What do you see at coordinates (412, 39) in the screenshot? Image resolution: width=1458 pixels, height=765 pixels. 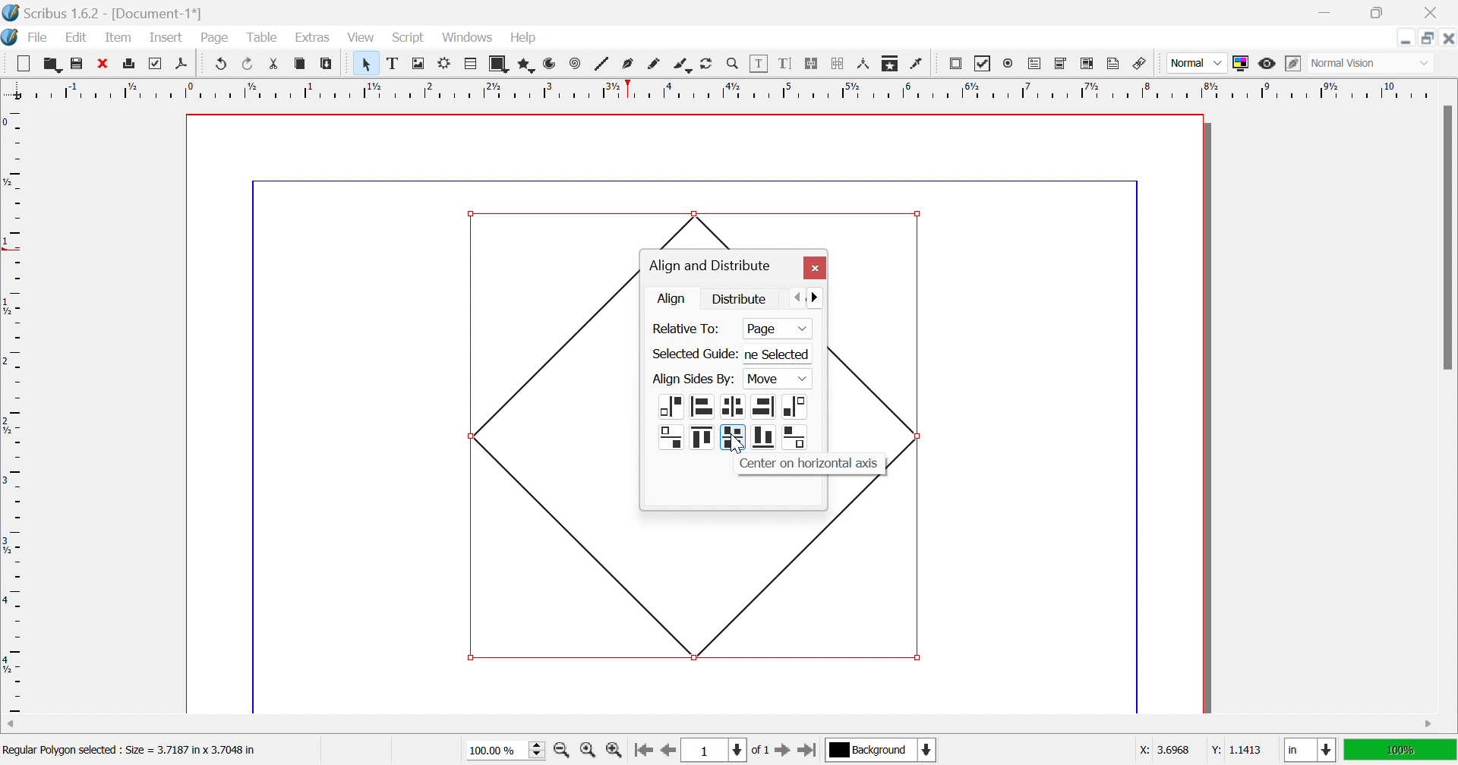 I see `Script` at bounding box center [412, 39].